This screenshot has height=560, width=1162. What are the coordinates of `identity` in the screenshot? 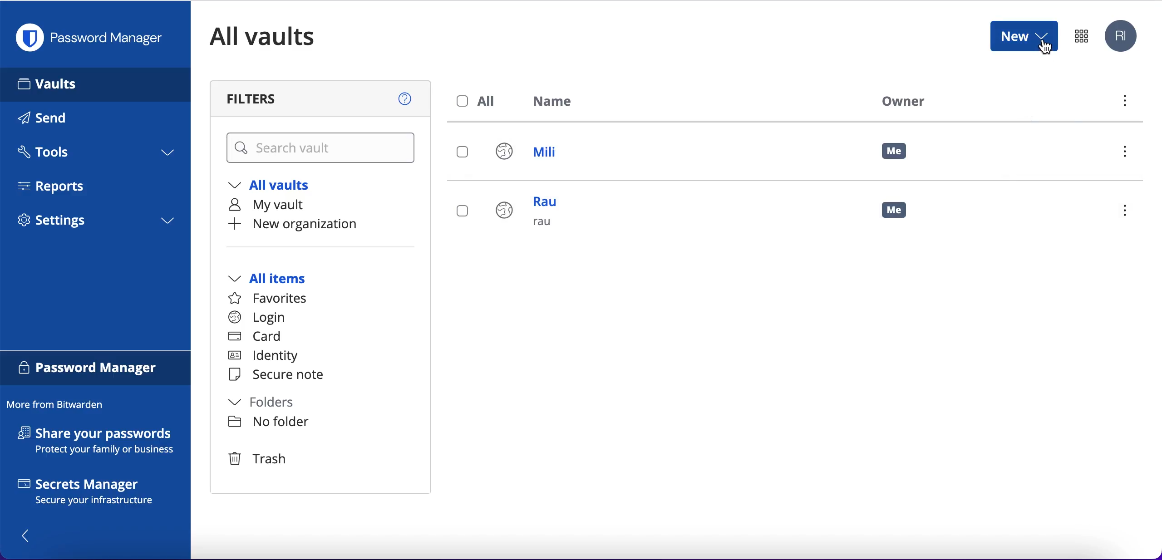 It's located at (267, 357).